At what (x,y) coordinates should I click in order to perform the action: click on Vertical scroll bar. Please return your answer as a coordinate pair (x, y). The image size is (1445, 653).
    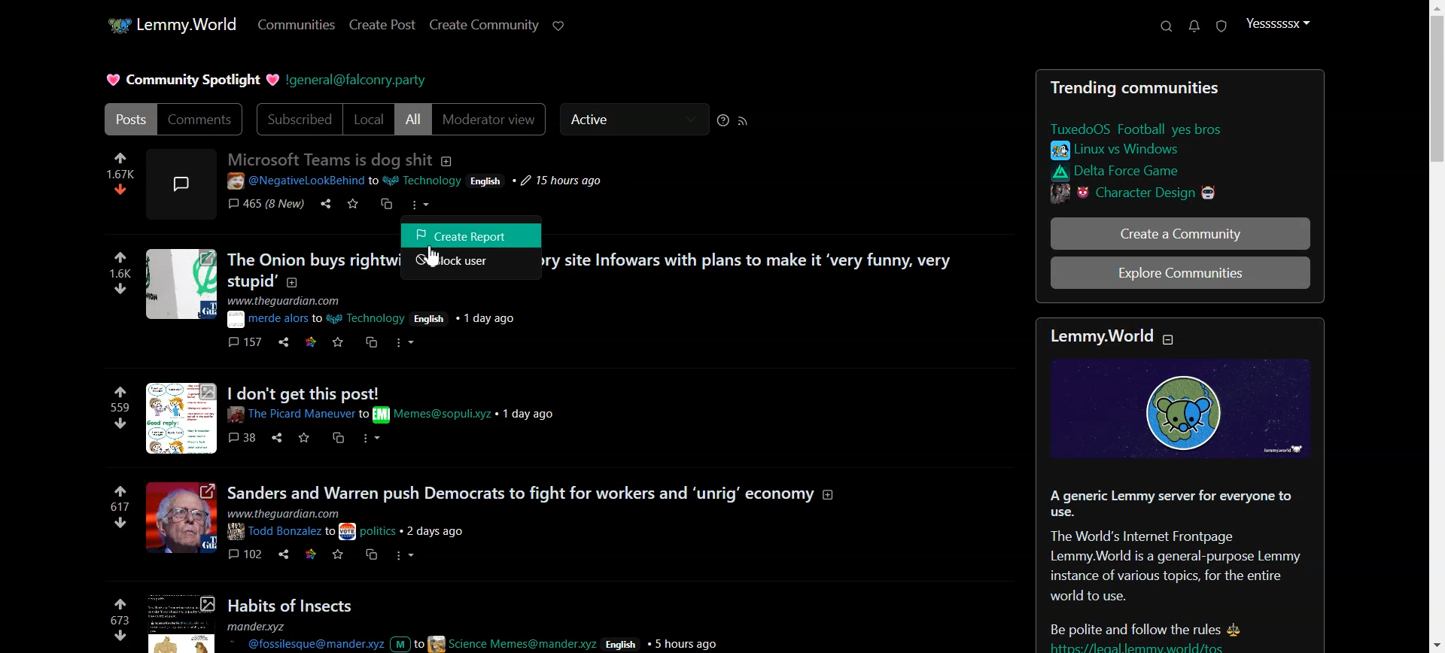
    Looking at the image, I should click on (1435, 326).